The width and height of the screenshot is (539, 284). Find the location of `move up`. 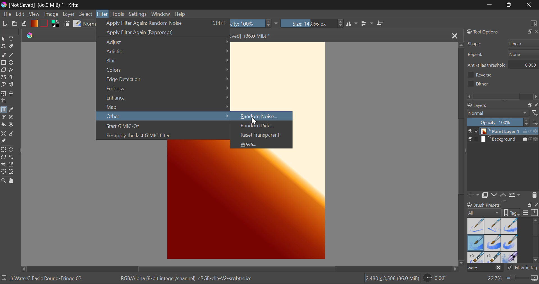

move up is located at coordinates (503, 195).